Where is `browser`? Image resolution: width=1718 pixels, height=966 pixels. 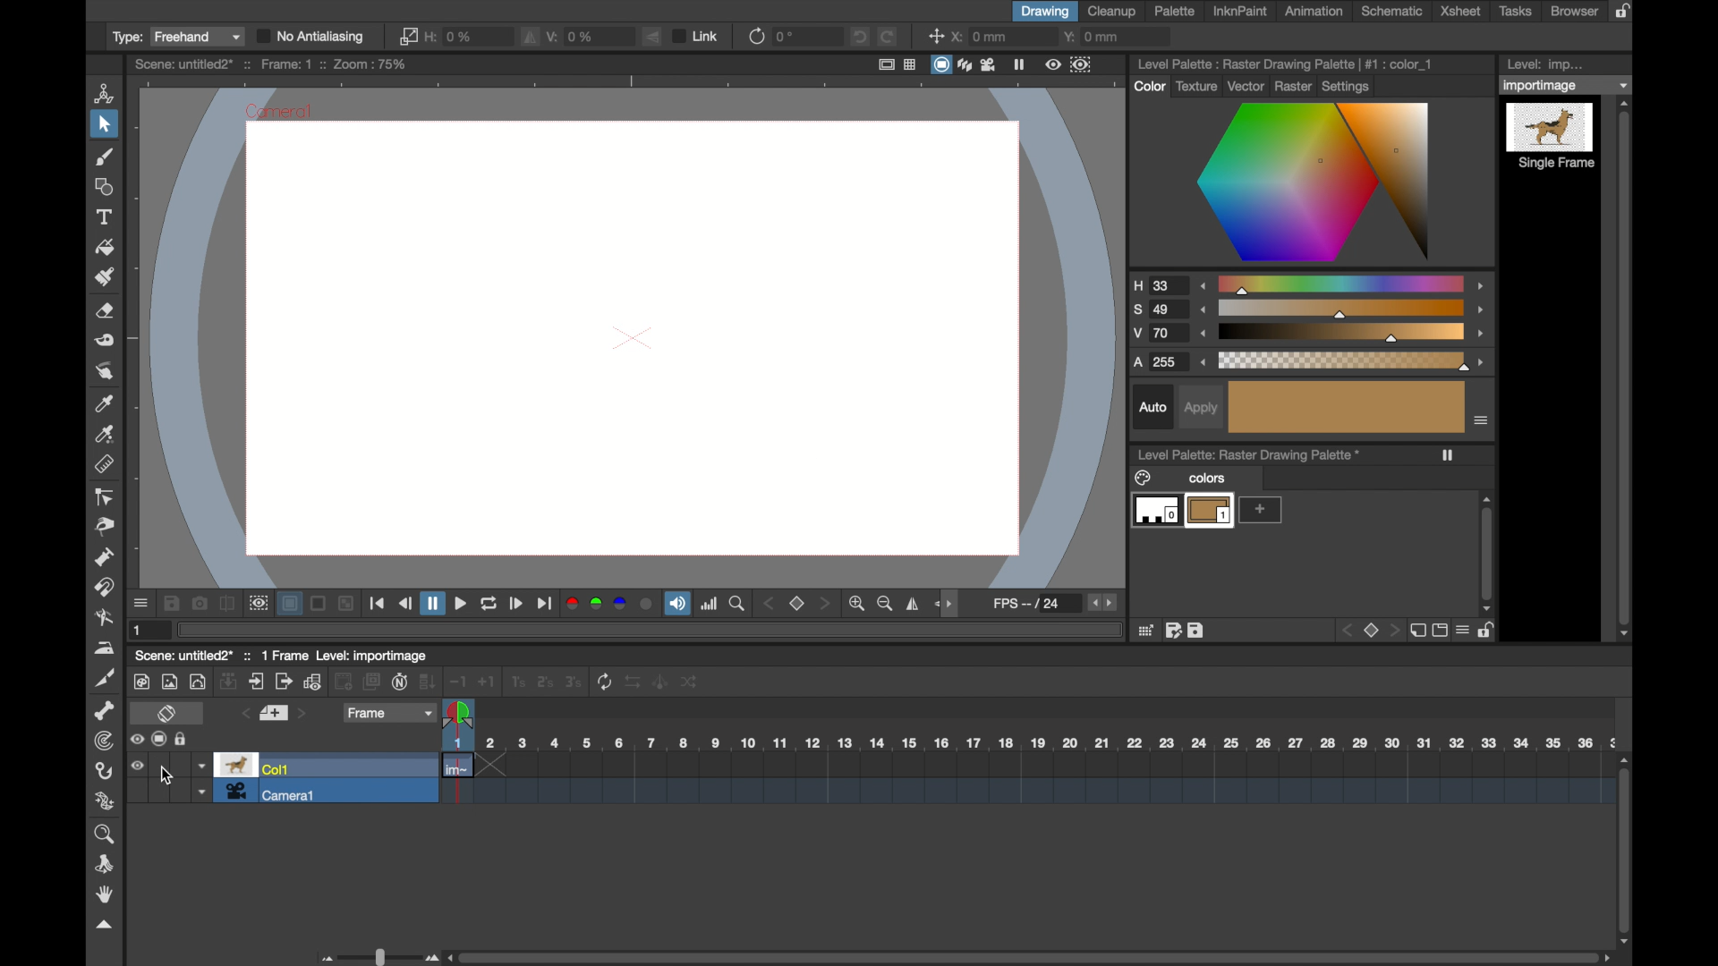 browser is located at coordinates (1573, 11).